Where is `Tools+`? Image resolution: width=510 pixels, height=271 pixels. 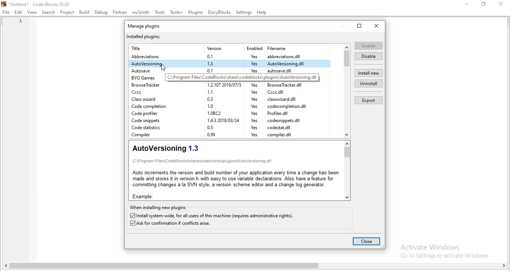 Tools+ is located at coordinates (176, 12).